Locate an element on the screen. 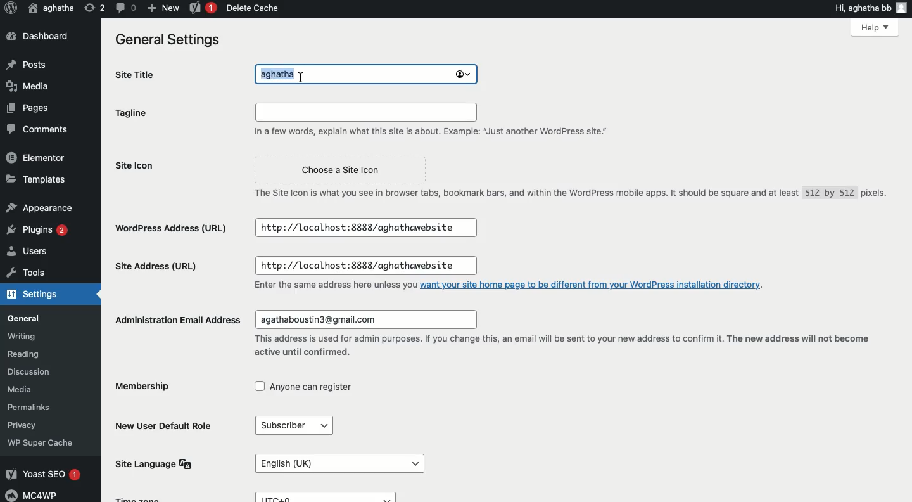 The width and height of the screenshot is (912, 502). Comments is located at coordinates (35, 130).